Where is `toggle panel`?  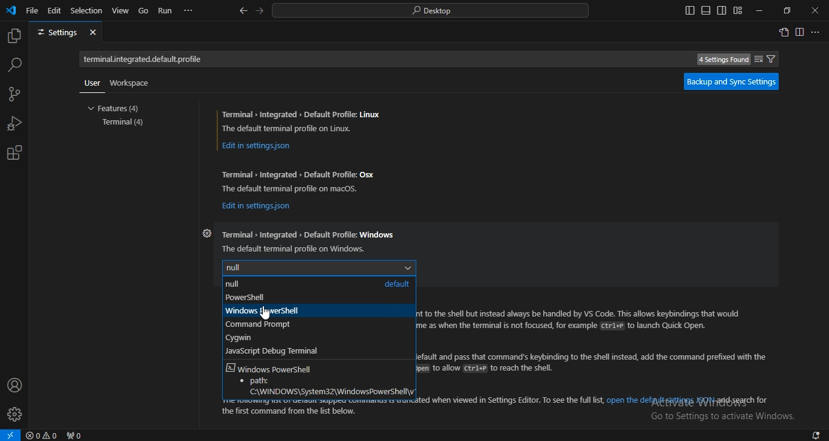 toggle panel is located at coordinates (705, 10).